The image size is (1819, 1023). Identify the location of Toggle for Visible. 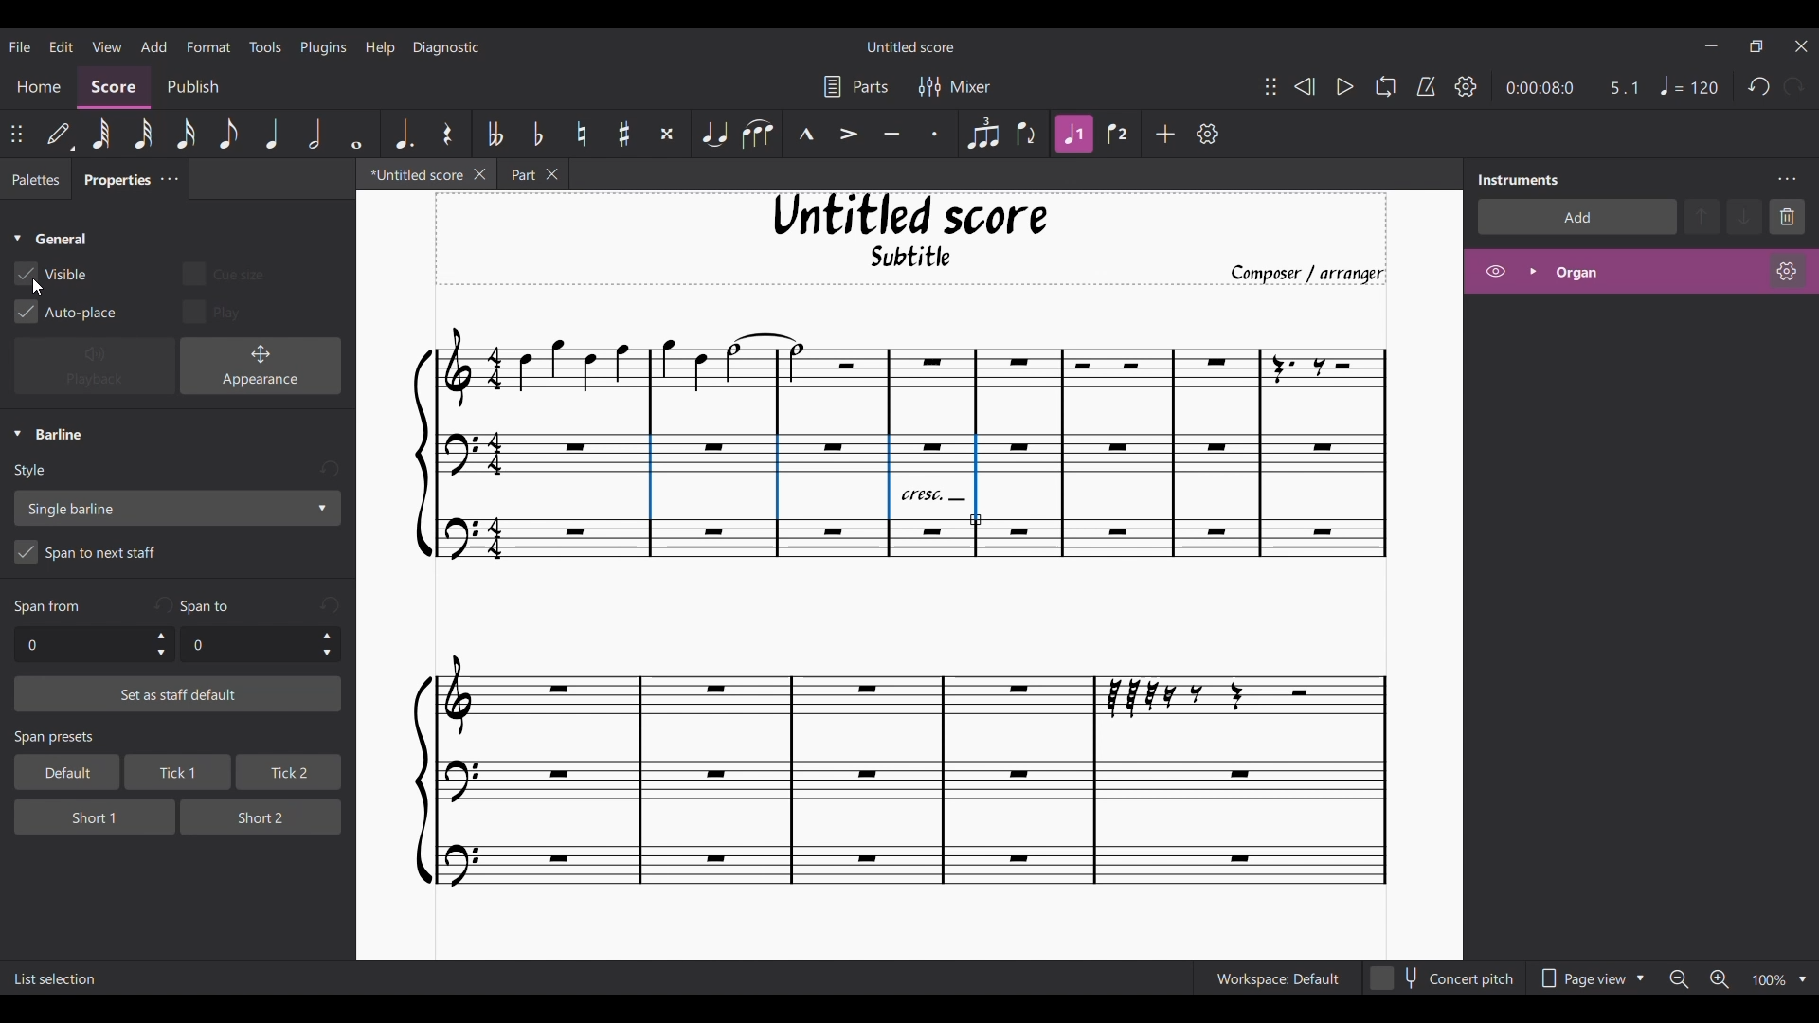
(51, 274).